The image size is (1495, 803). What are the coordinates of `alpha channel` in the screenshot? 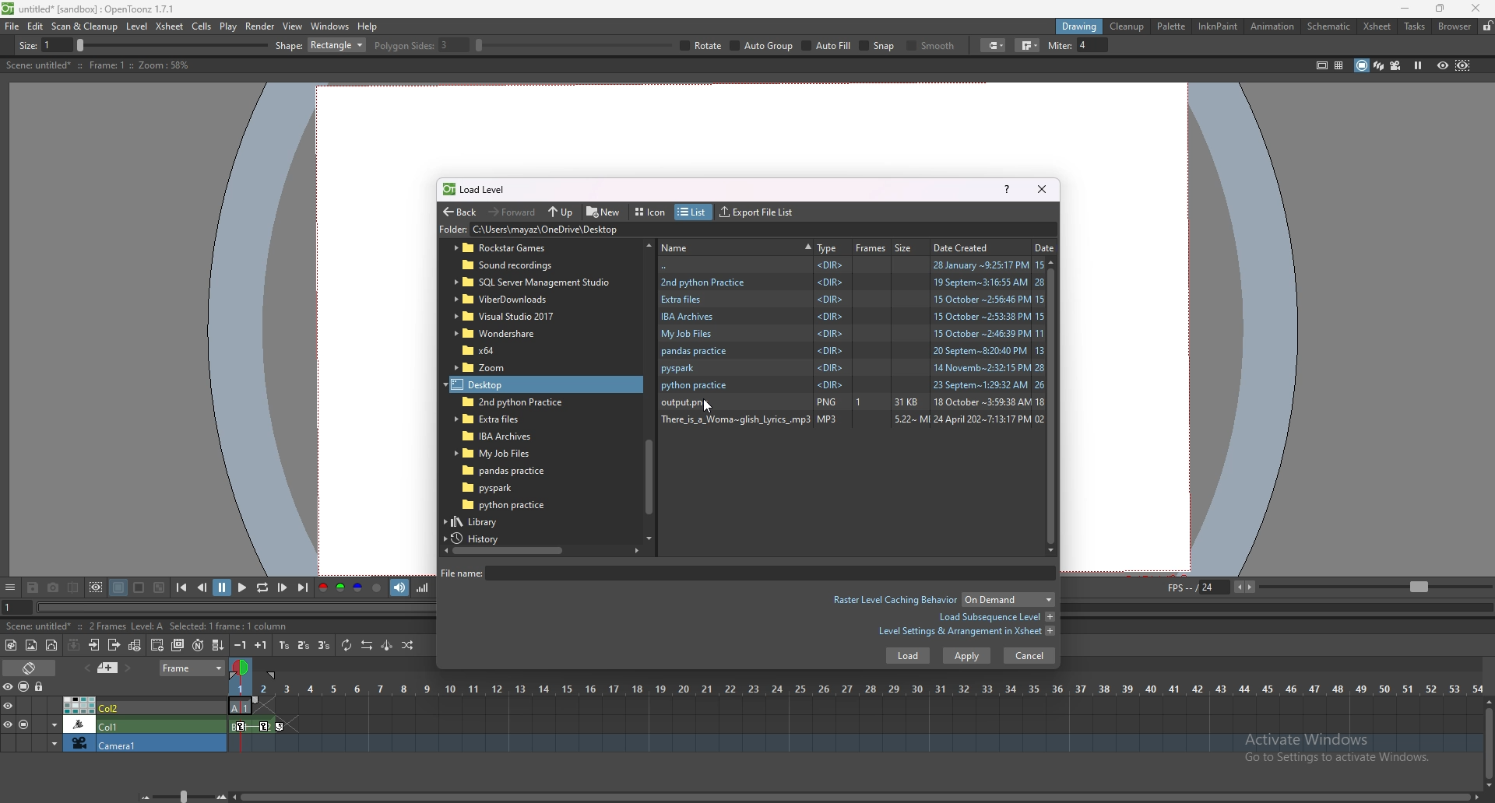 It's located at (377, 588).